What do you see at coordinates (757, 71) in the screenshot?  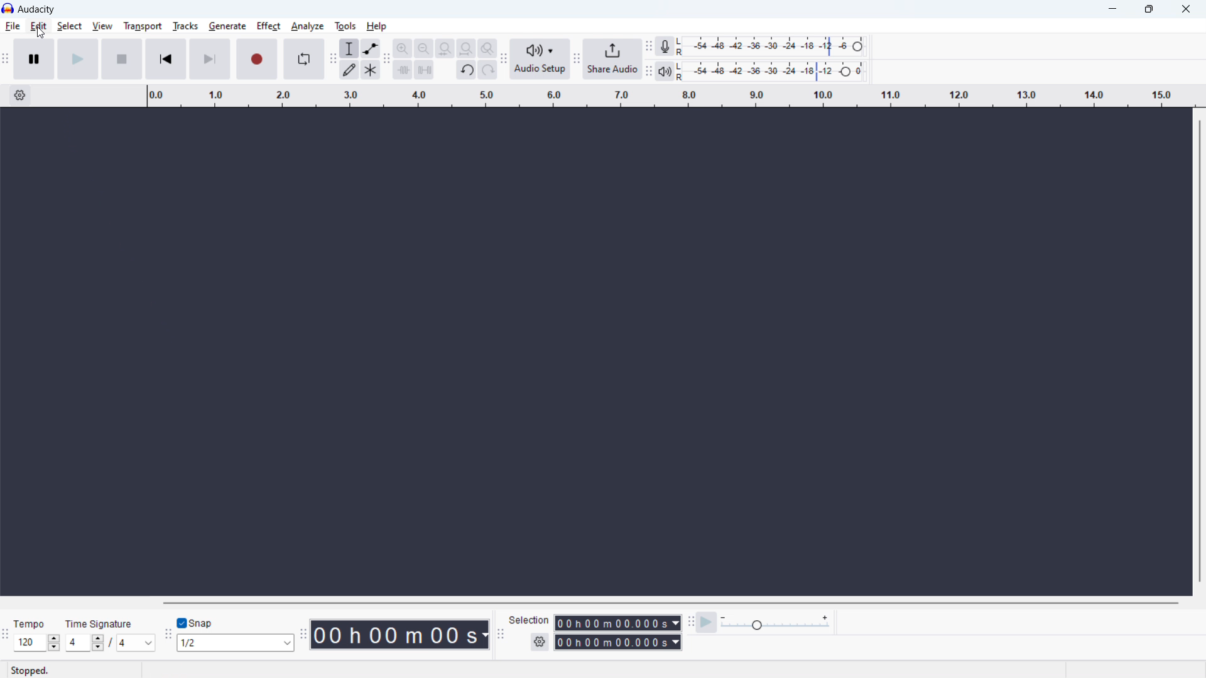 I see `playback level` at bounding box center [757, 71].